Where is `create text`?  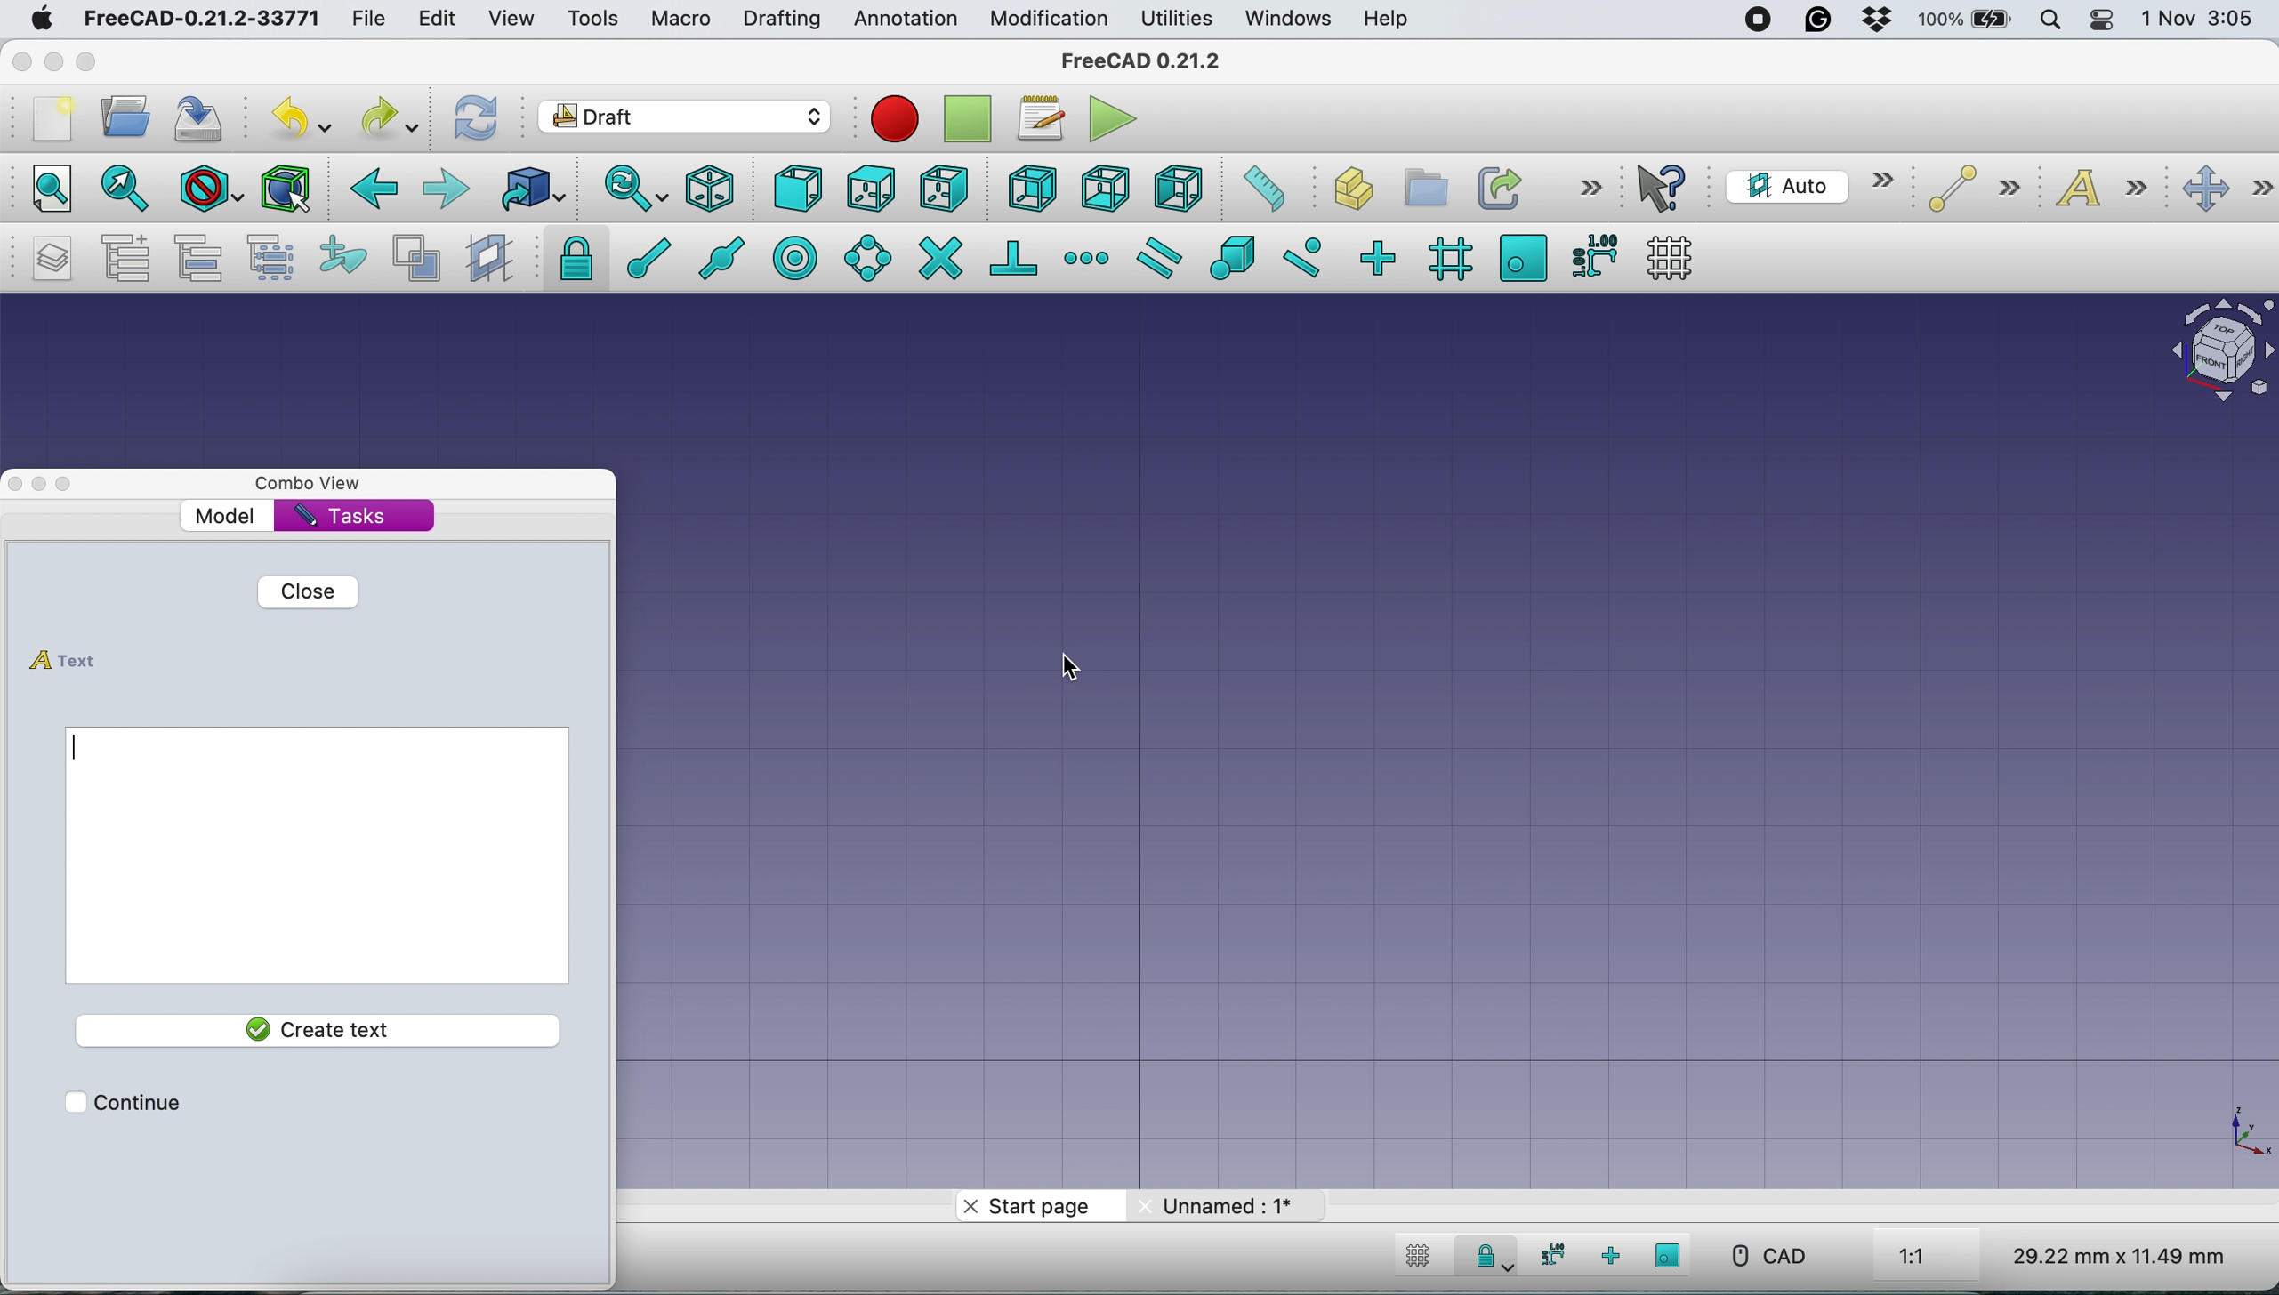 create text is located at coordinates (324, 1028).